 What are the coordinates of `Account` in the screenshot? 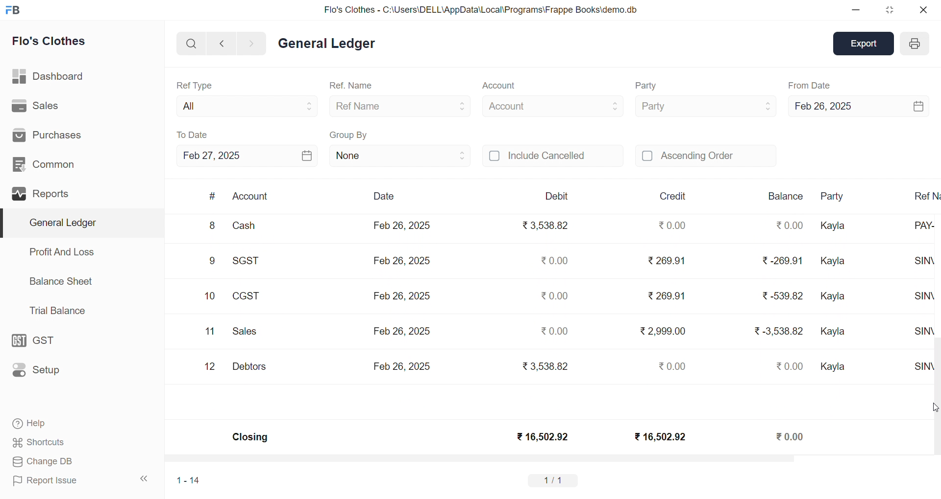 It's located at (553, 105).